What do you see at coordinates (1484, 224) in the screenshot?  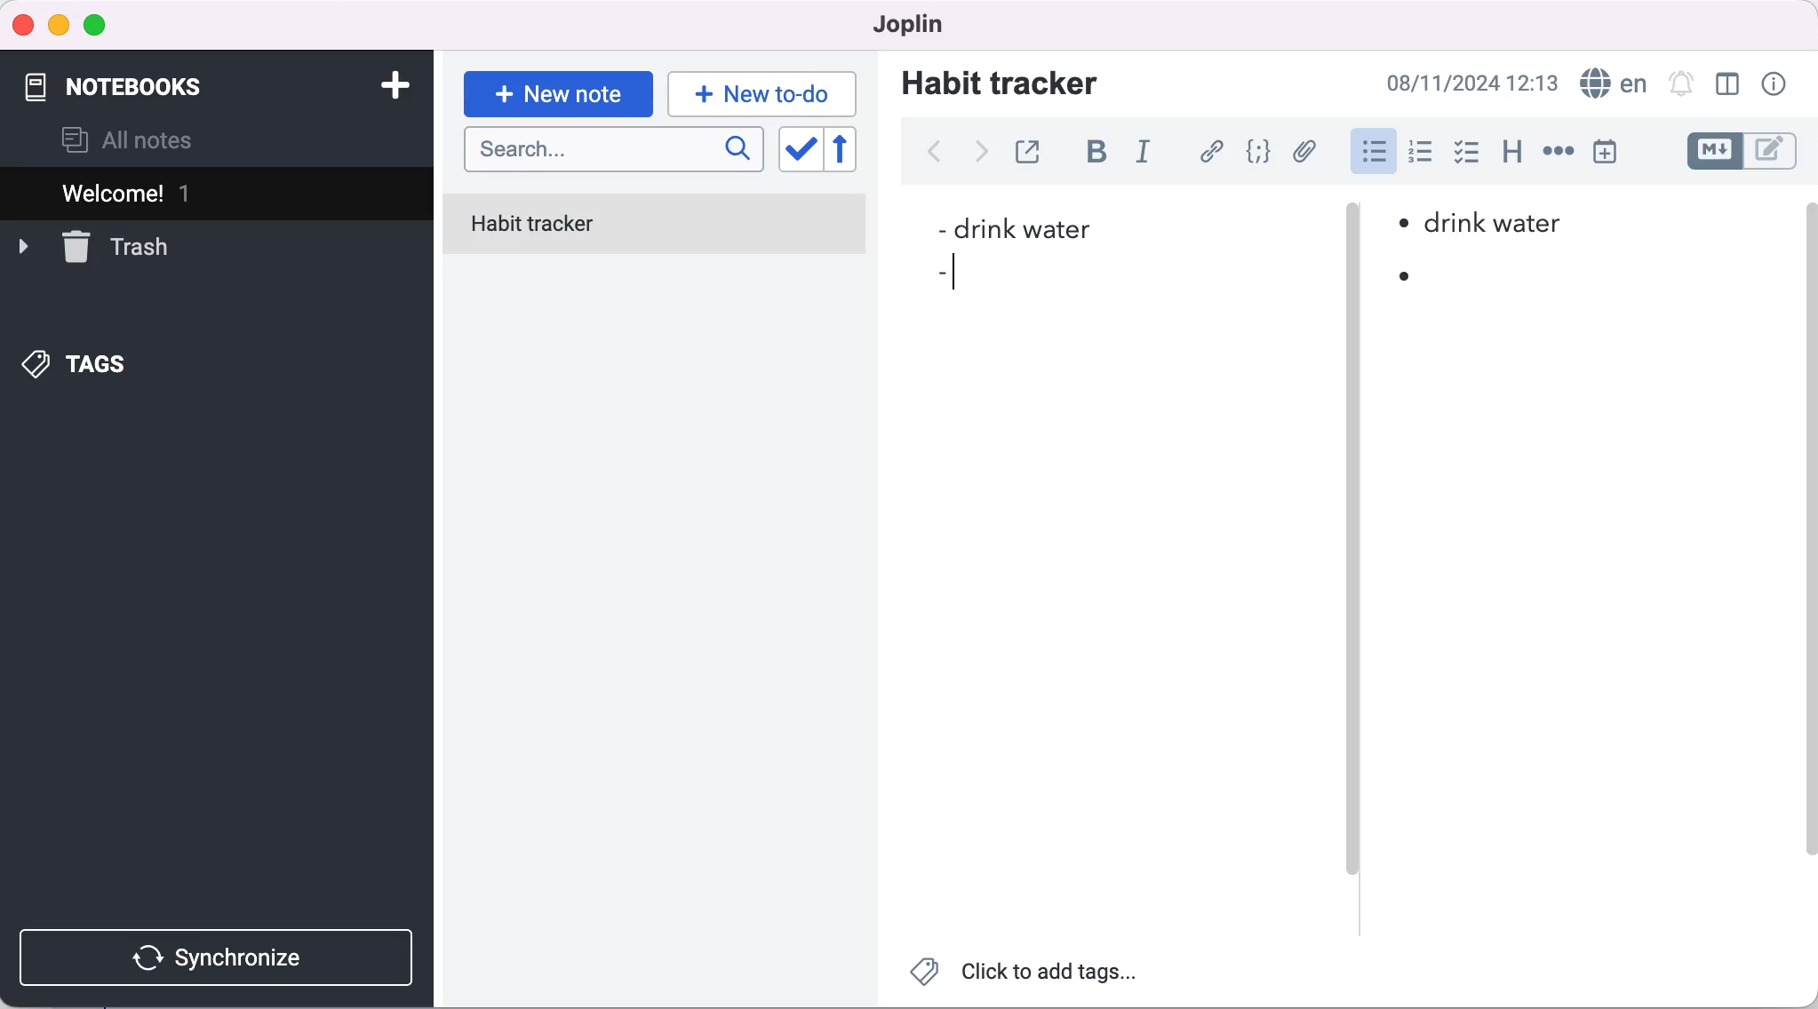 I see `• drink water` at bounding box center [1484, 224].